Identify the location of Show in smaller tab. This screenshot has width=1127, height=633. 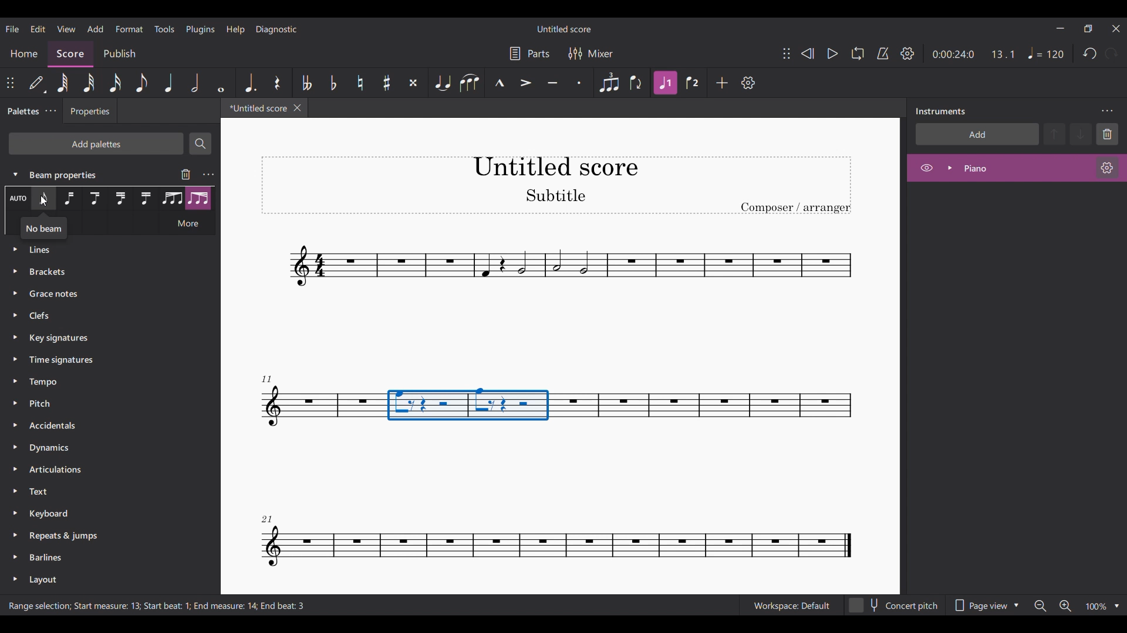
(1088, 28).